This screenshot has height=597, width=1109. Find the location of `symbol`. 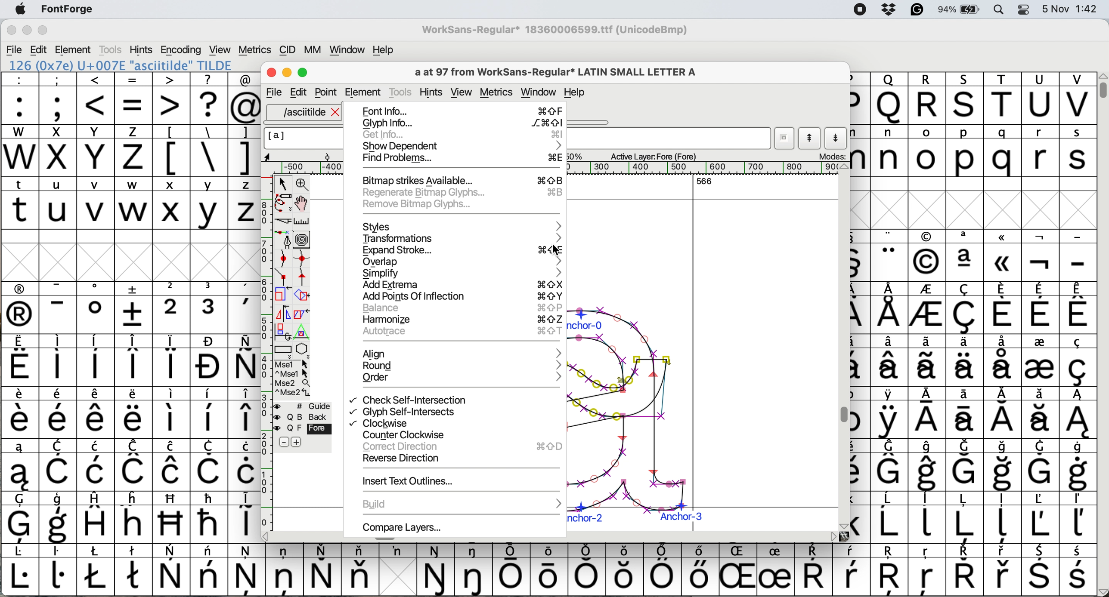

symbol is located at coordinates (322, 569).